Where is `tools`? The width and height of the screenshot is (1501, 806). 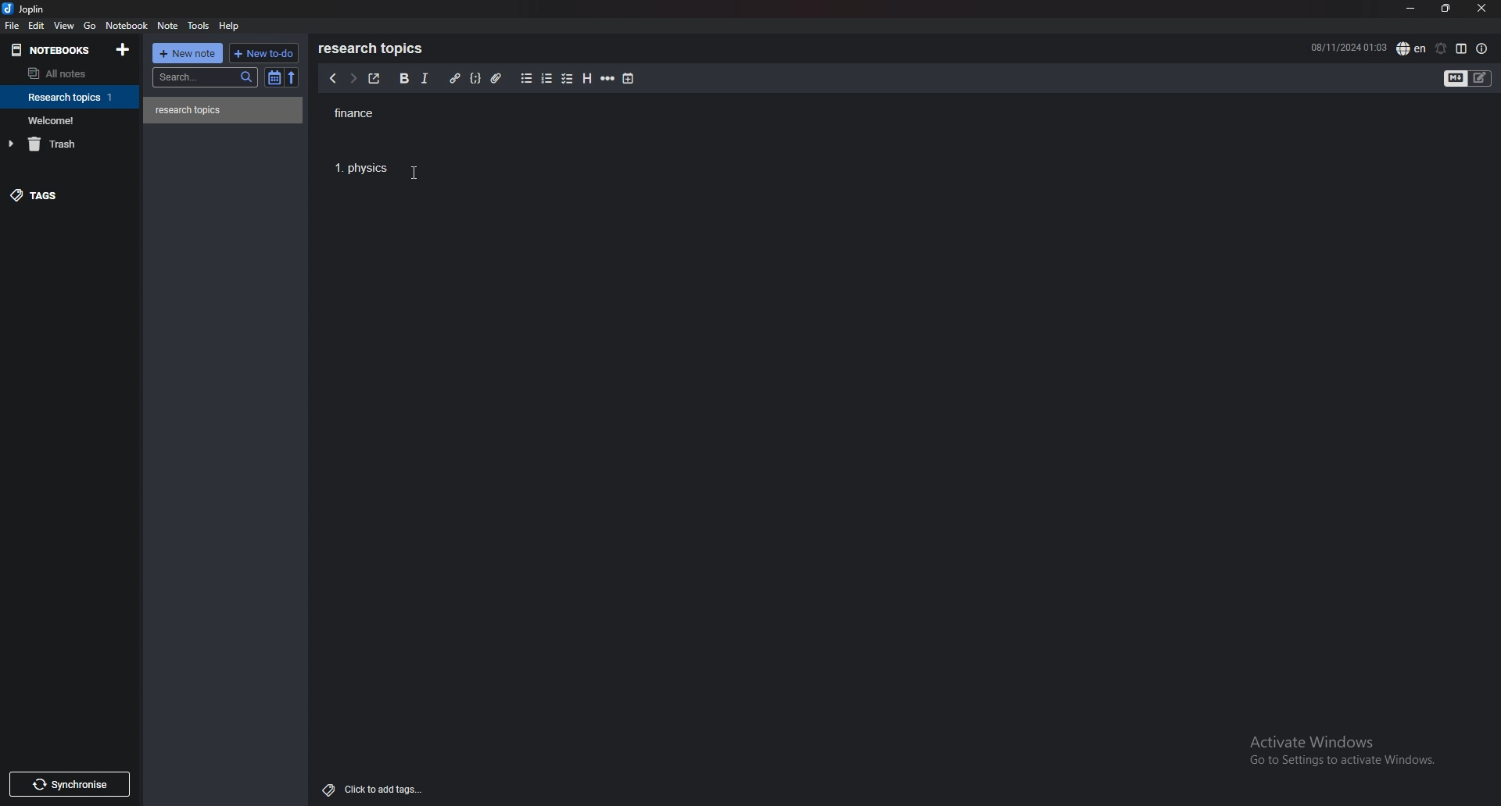 tools is located at coordinates (199, 26).